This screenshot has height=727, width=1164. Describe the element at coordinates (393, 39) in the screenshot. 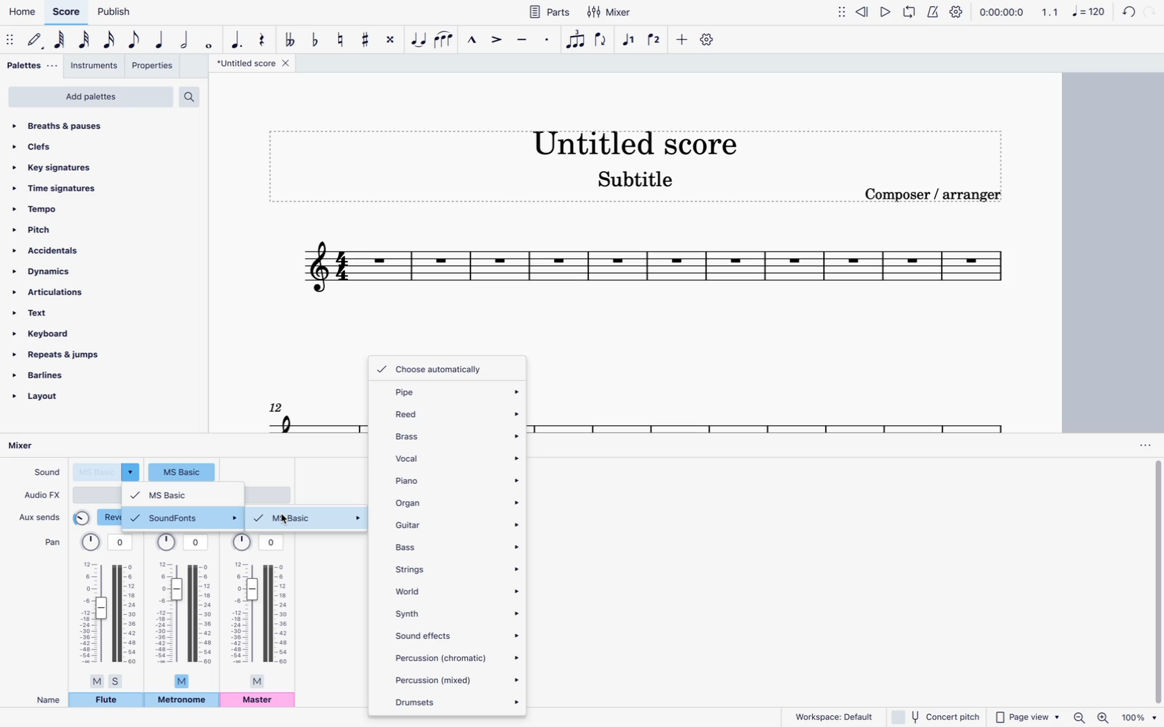

I see `toggle double sharp` at that location.